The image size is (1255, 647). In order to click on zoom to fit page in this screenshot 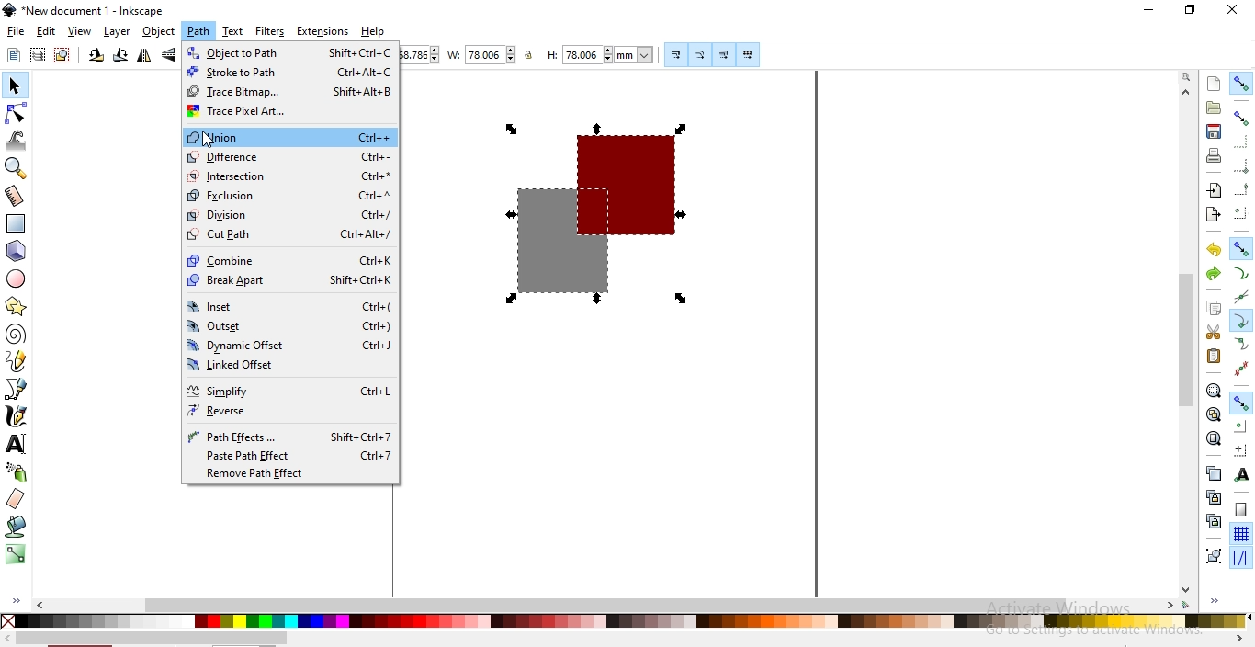, I will do `click(1214, 438)`.